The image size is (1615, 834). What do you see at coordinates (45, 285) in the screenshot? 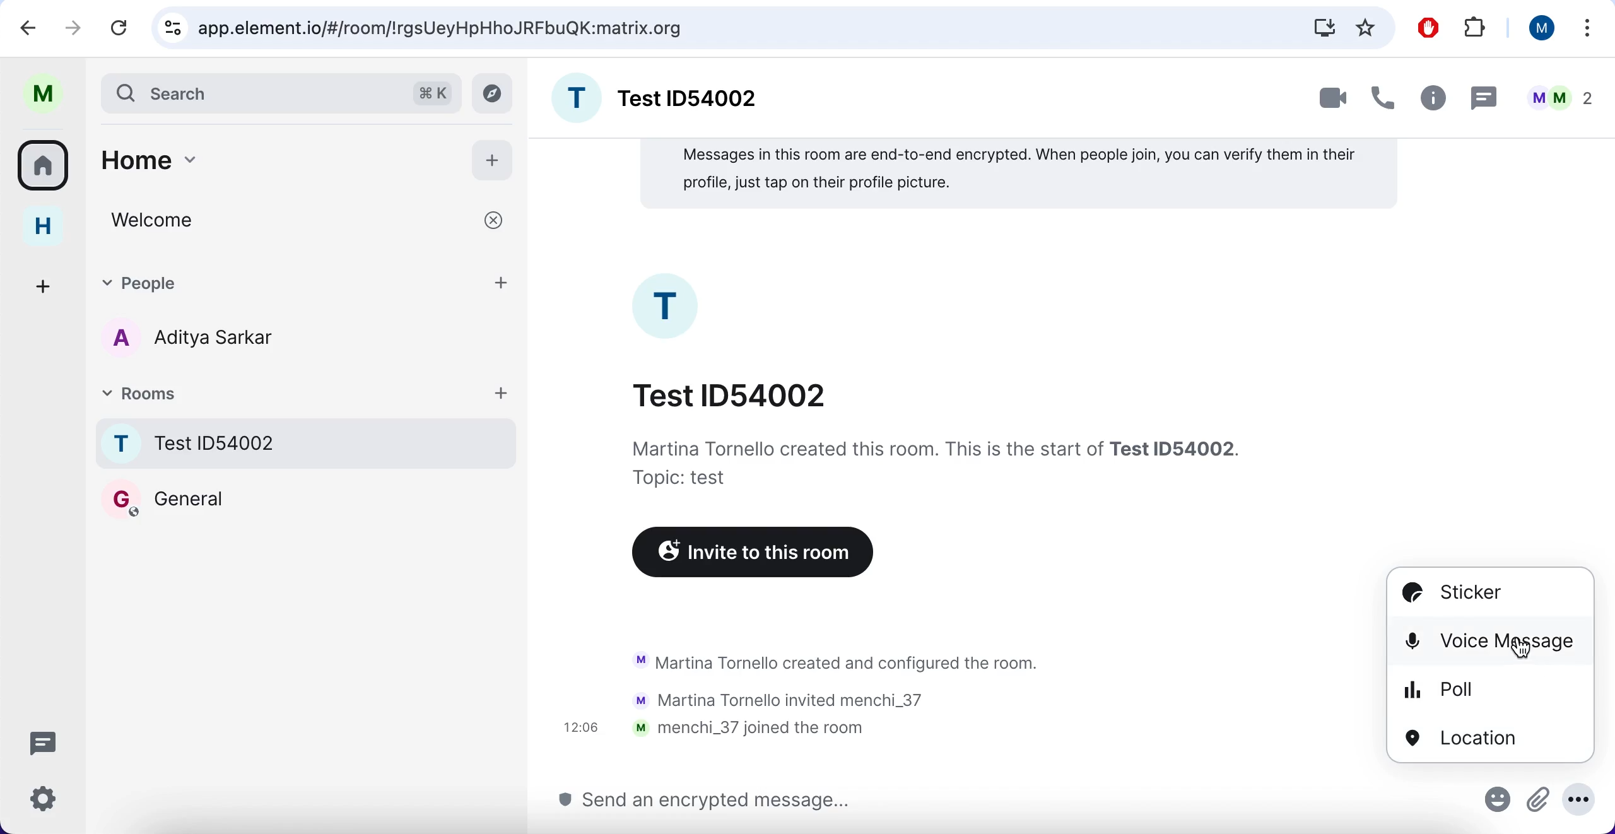
I see `create a space` at bounding box center [45, 285].